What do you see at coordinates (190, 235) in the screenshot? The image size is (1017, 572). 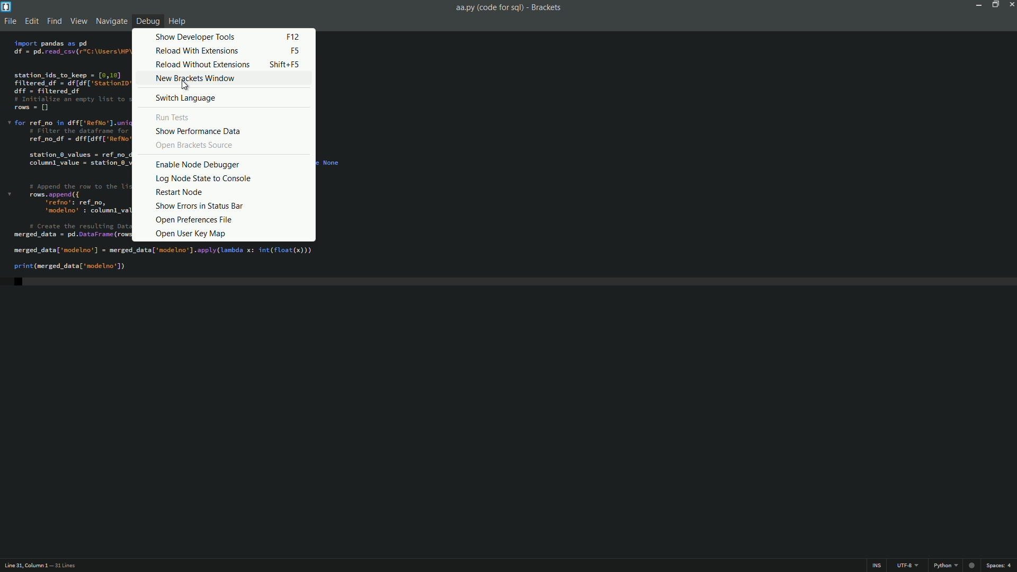 I see `Open user key map` at bounding box center [190, 235].